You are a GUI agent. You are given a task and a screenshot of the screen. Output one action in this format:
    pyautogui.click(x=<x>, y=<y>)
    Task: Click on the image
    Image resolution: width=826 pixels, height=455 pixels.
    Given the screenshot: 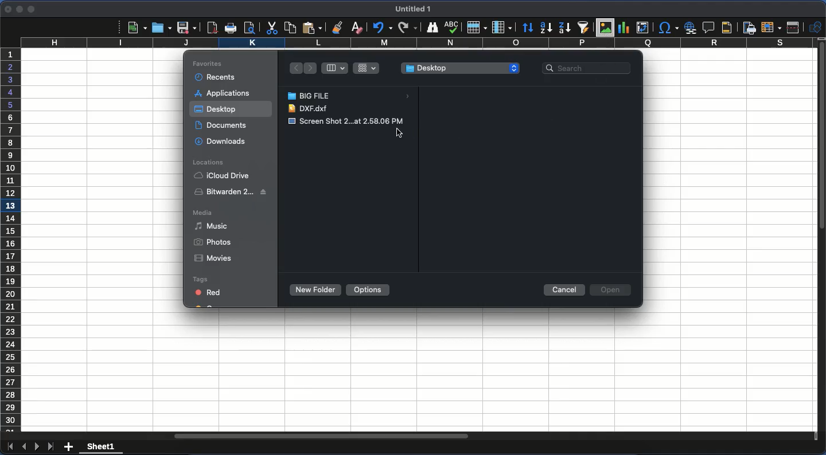 What is the action you would take?
    pyautogui.click(x=346, y=121)
    